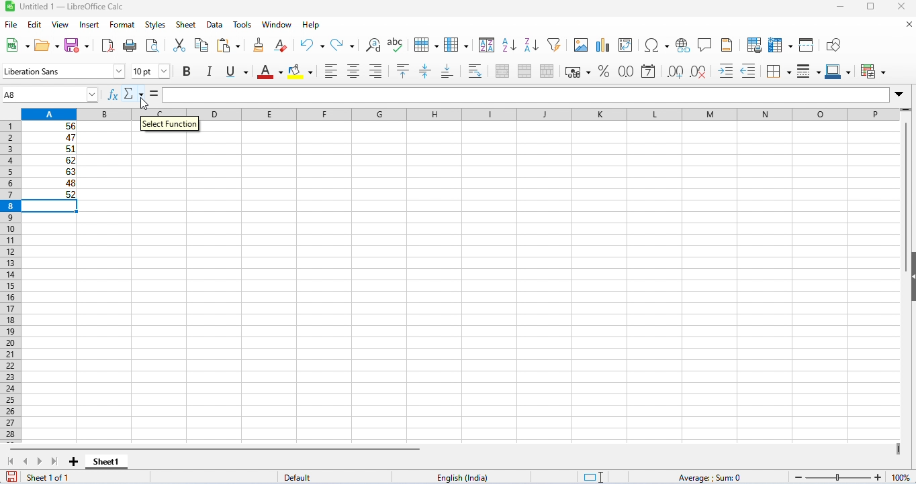 Image resolution: width=916 pixels, height=484 pixels. I want to click on sort, so click(487, 44).